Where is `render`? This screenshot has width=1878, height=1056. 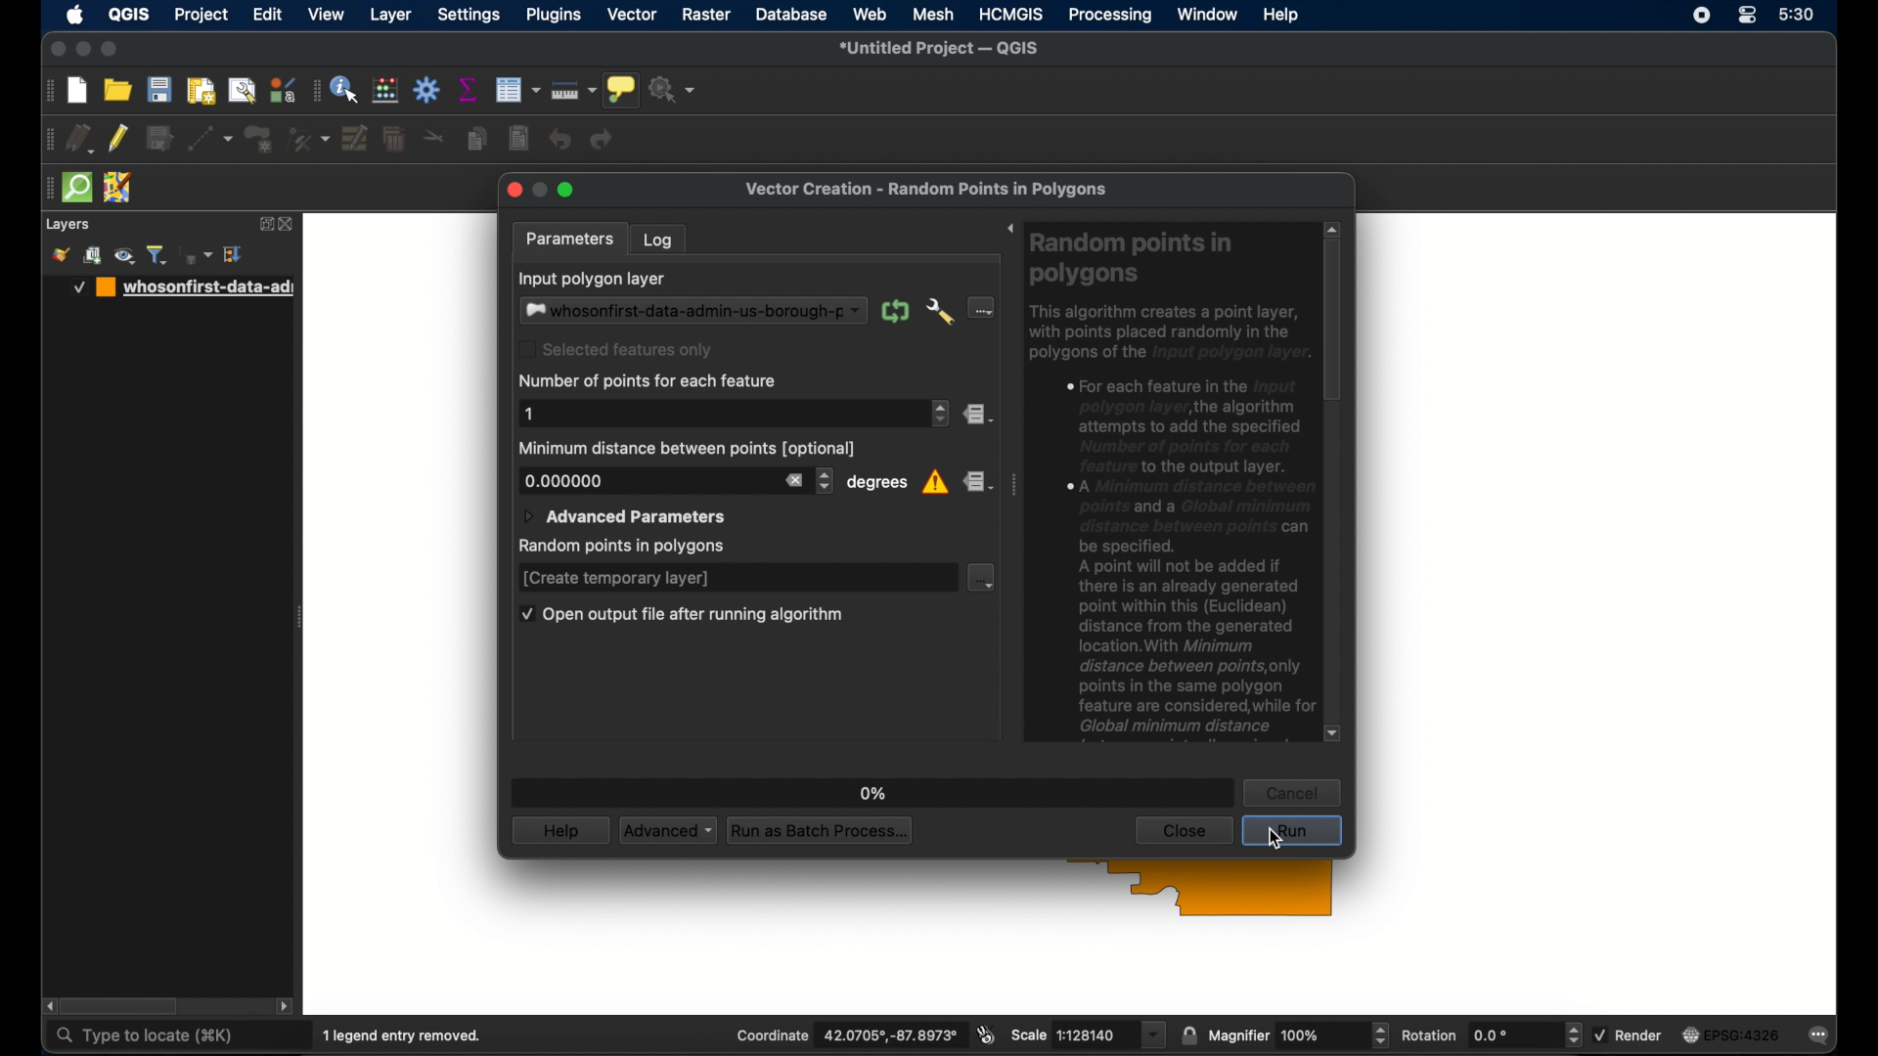 render is located at coordinates (1628, 1035).